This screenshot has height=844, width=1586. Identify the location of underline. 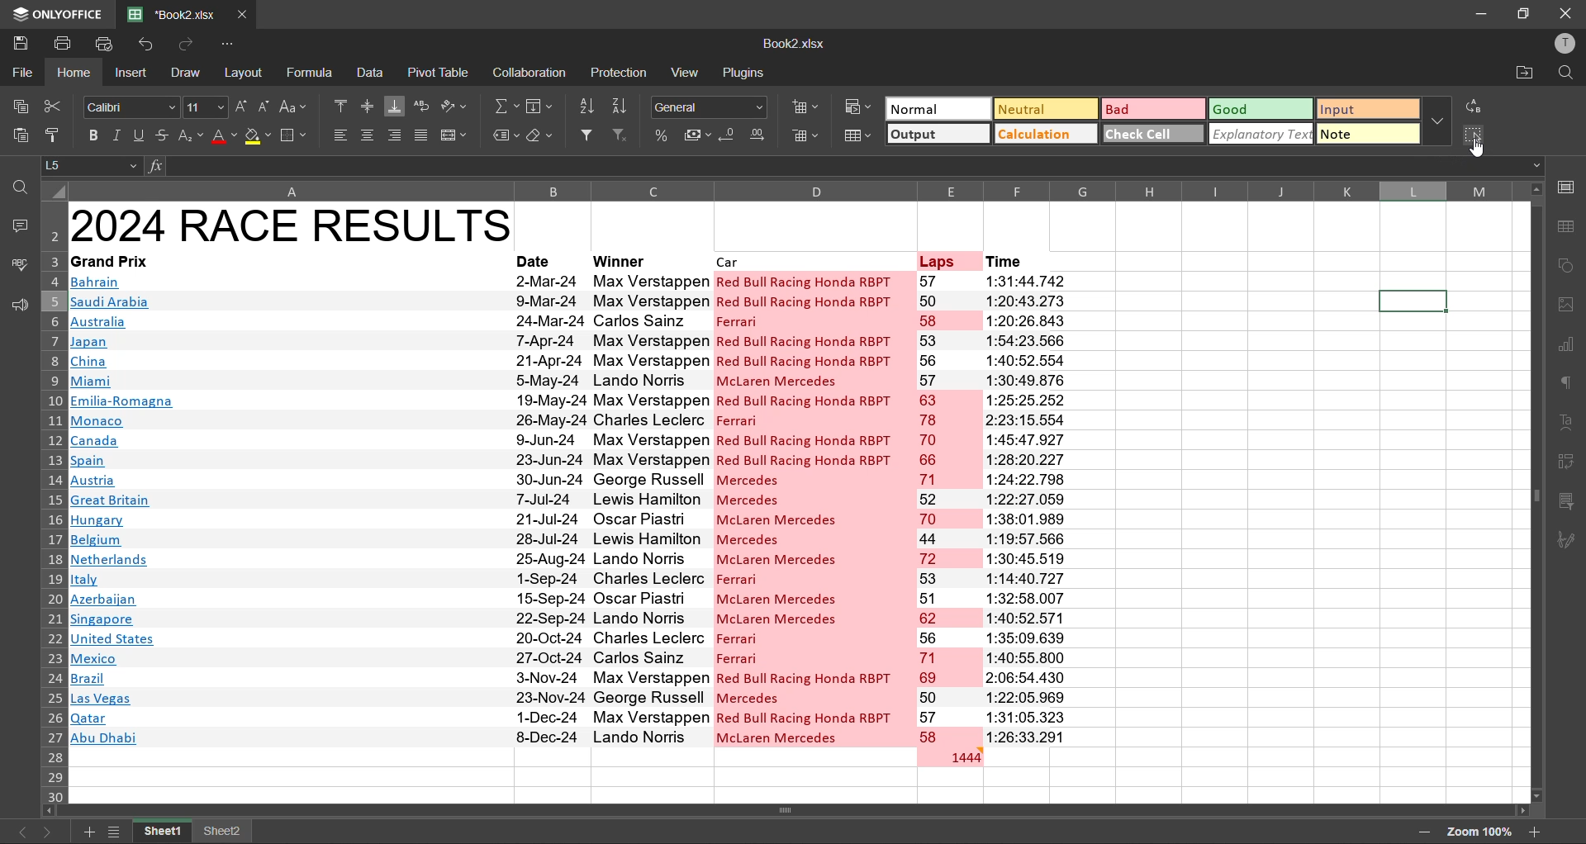
(140, 135).